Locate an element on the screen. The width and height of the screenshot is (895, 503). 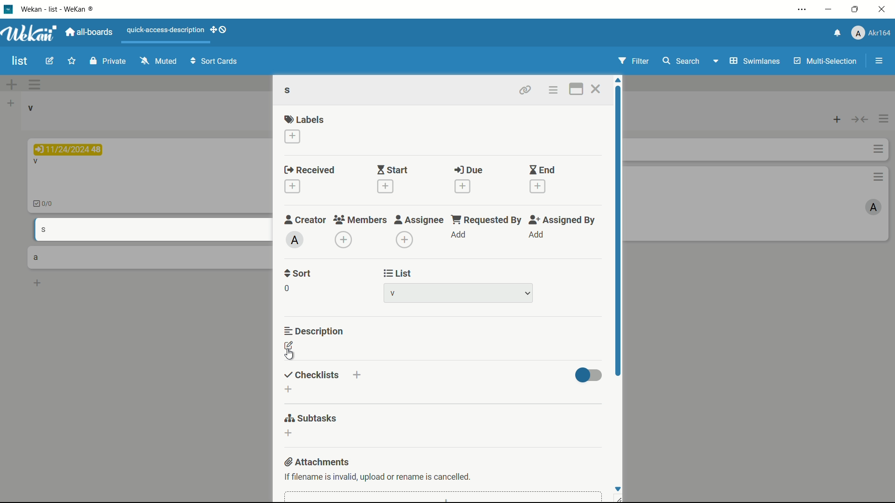
maximize card is located at coordinates (577, 89).